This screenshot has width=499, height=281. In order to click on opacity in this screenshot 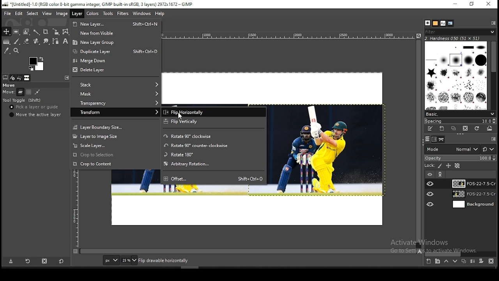, I will do `click(460, 158)`.